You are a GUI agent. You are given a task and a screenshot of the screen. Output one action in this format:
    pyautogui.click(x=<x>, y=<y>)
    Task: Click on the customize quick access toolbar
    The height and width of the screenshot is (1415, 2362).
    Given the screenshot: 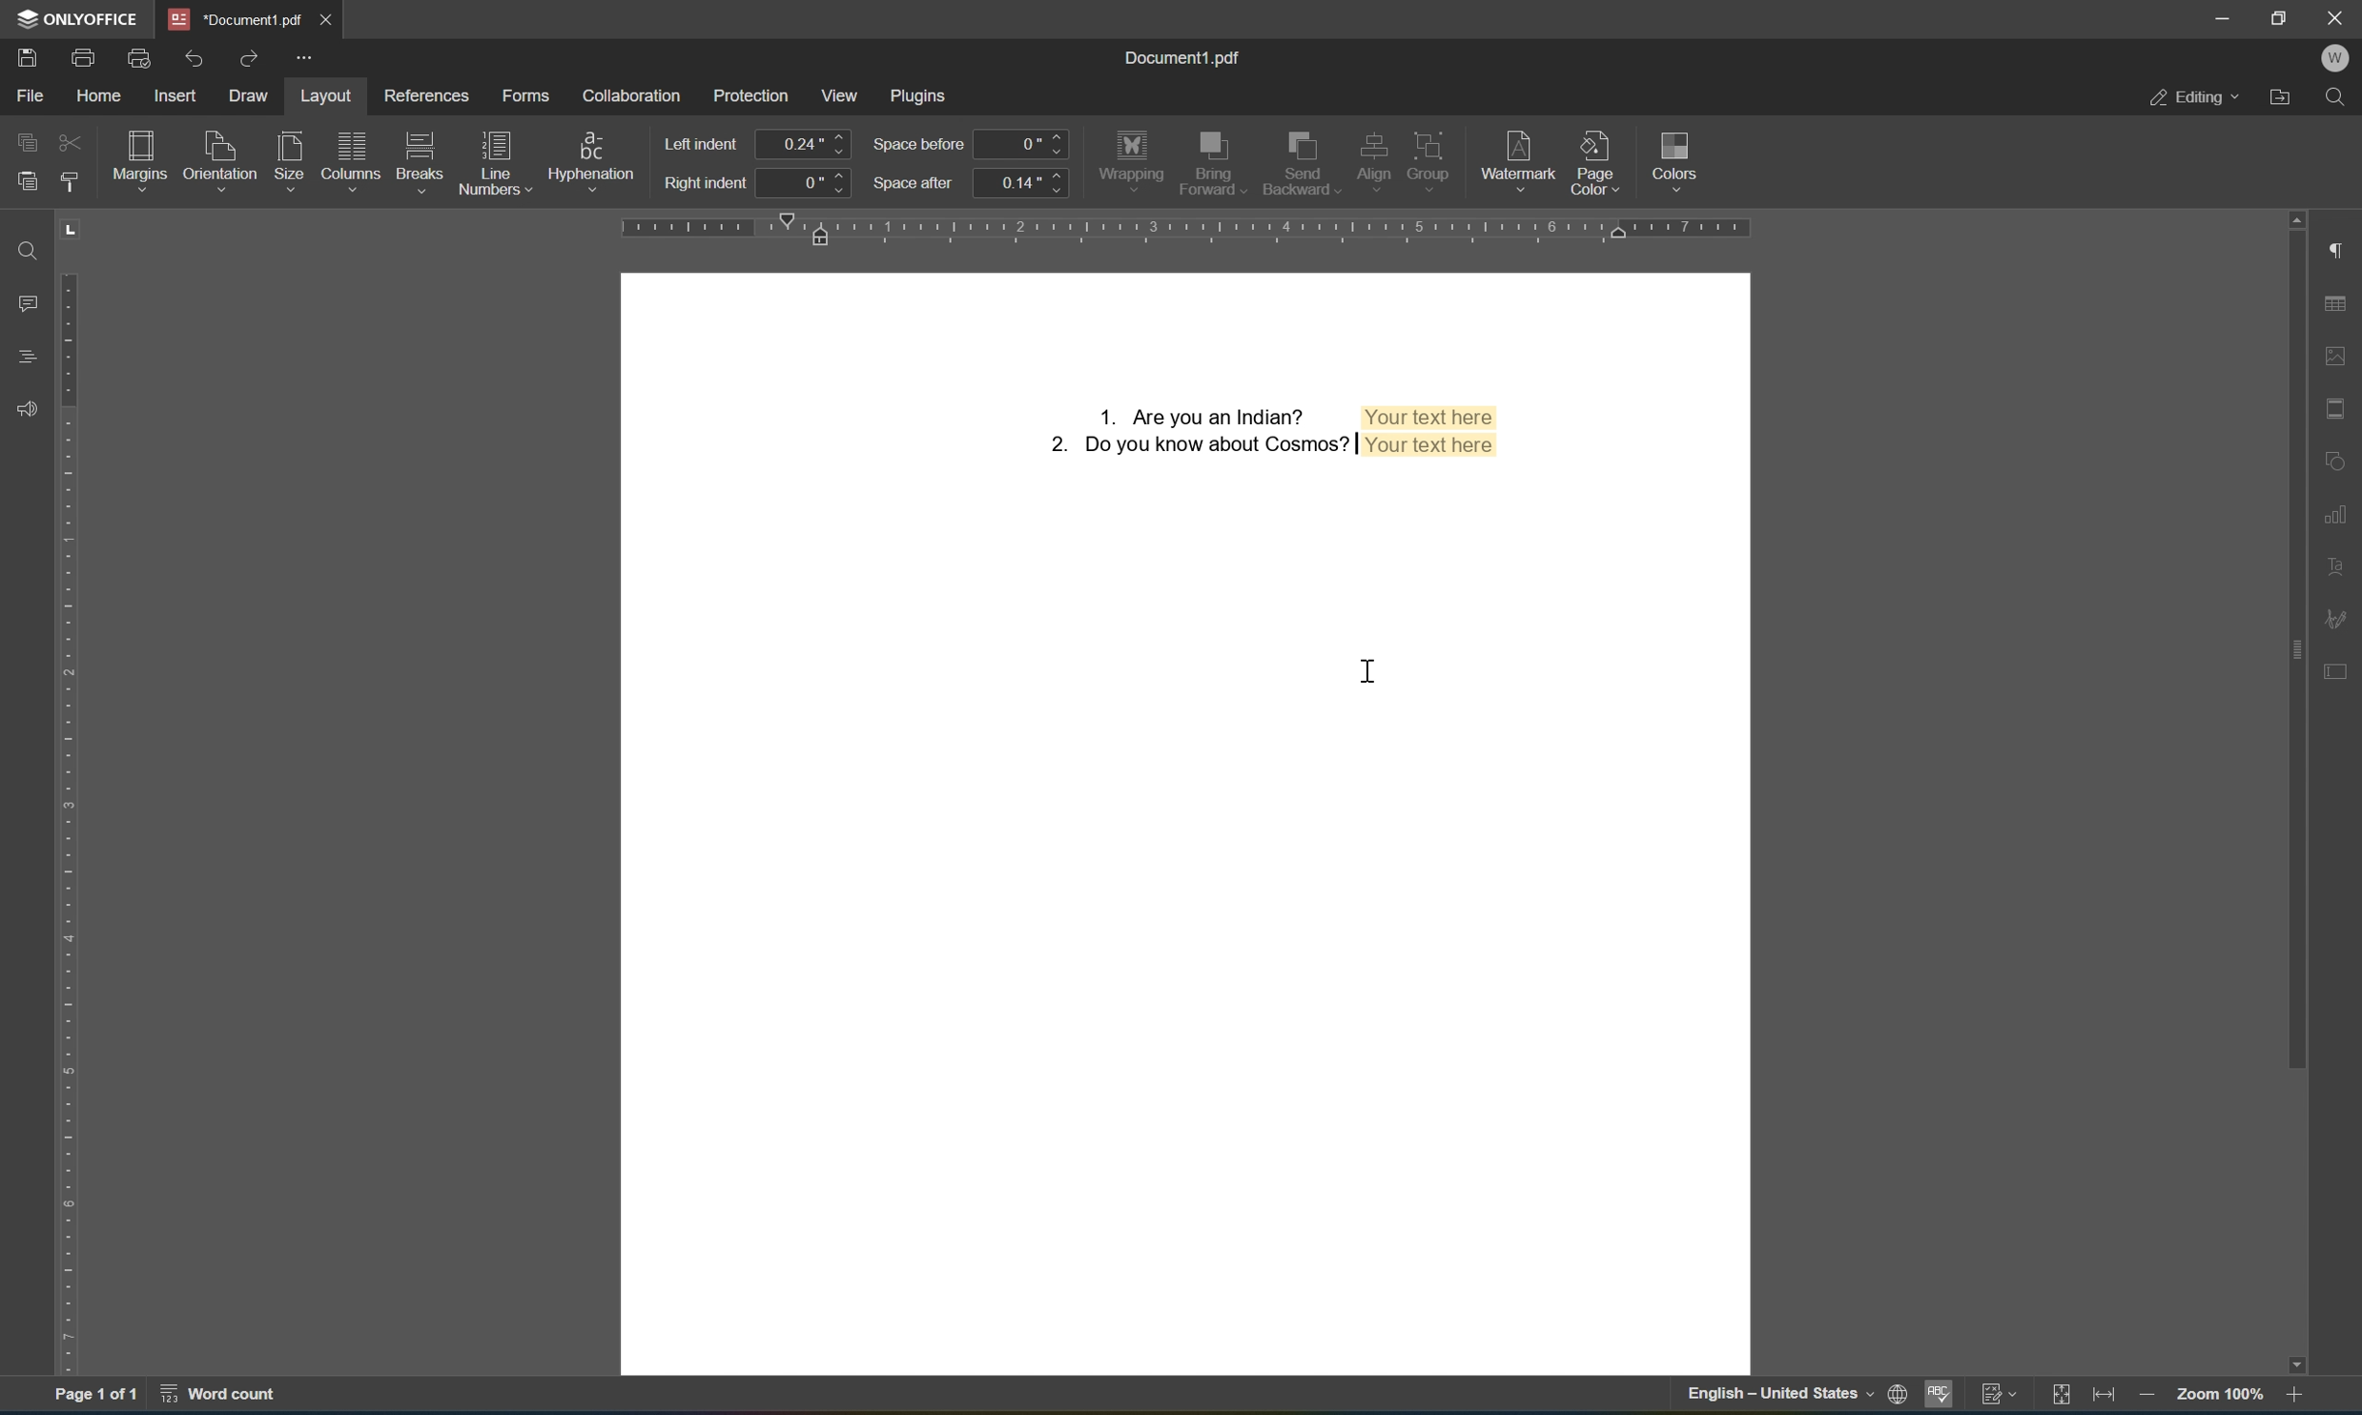 What is the action you would take?
    pyautogui.click(x=312, y=60)
    